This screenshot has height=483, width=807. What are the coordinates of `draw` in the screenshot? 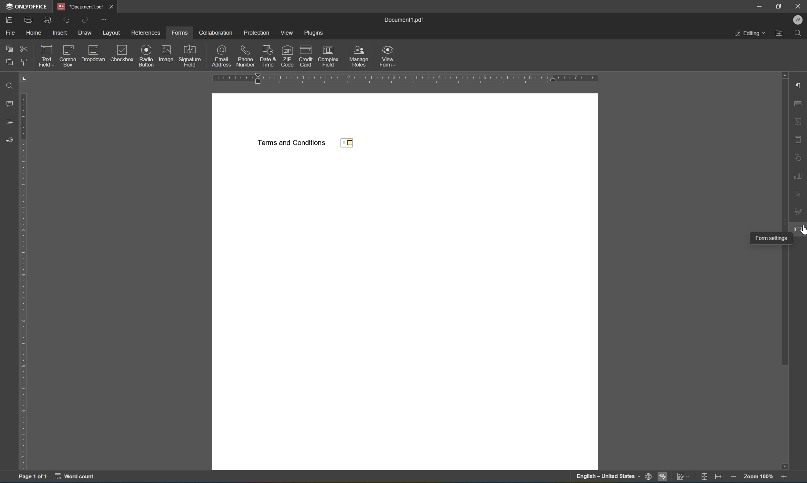 It's located at (86, 33).